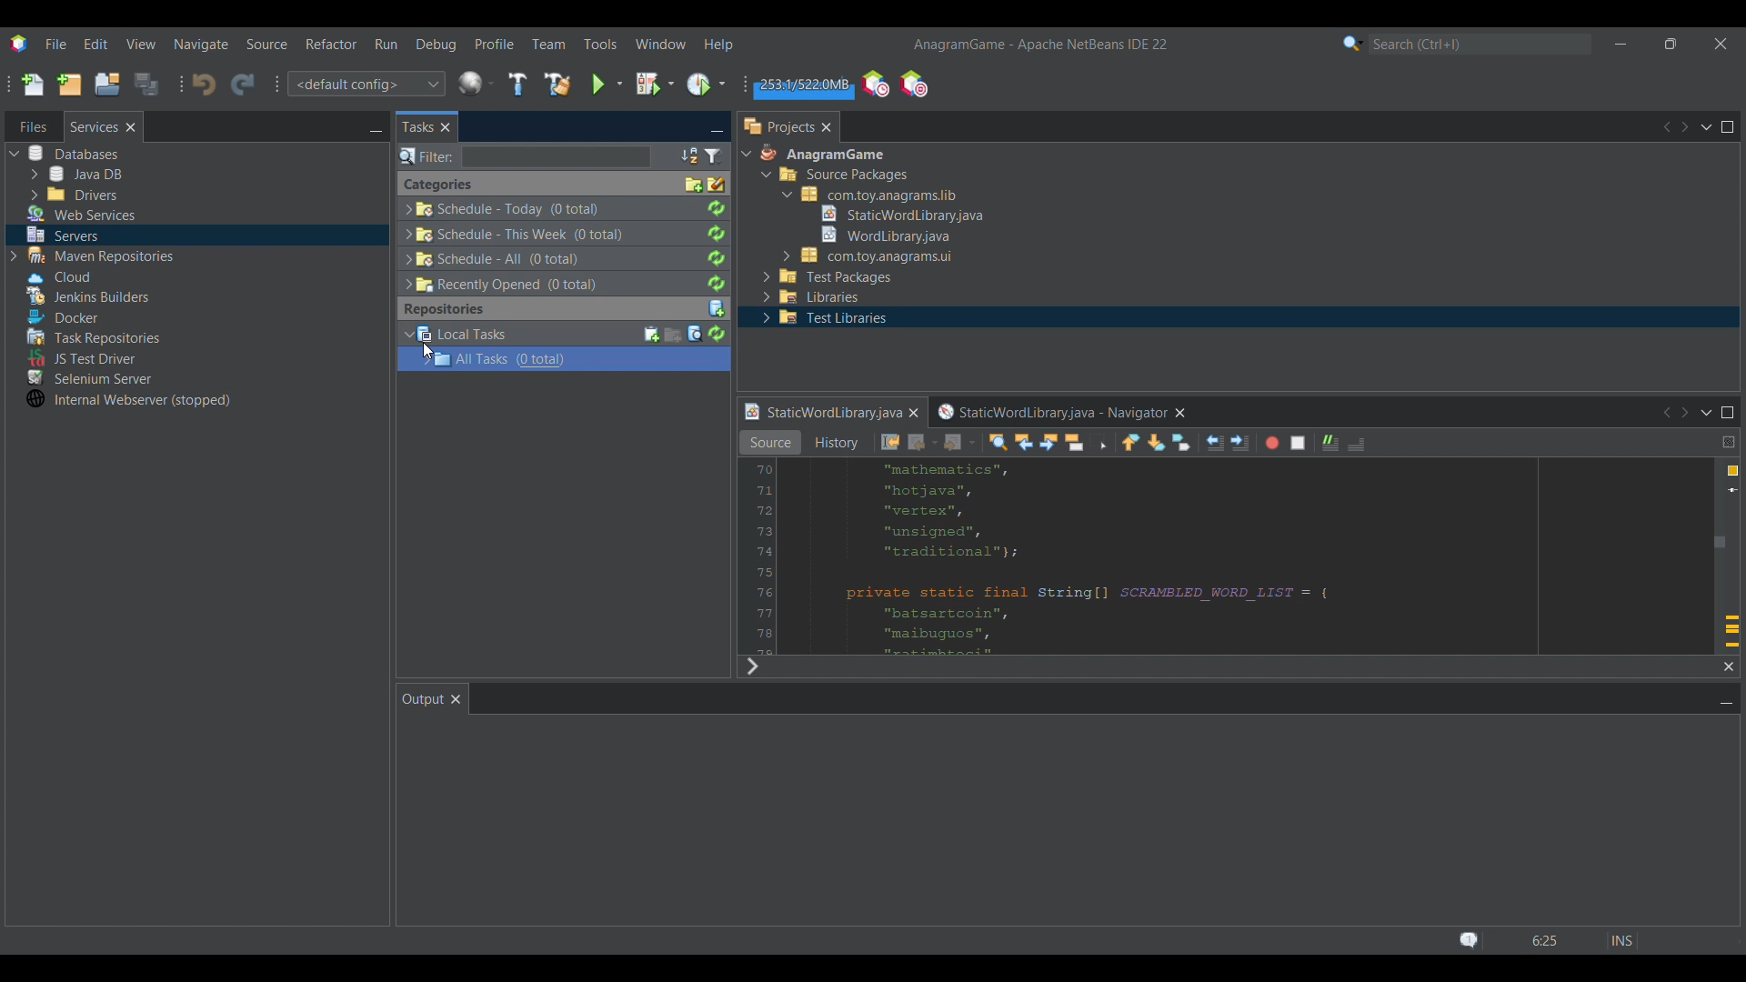 This screenshot has height=982, width=1746. What do you see at coordinates (135, 129) in the screenshot?
I see `Close` at bounding box center [135, 129].